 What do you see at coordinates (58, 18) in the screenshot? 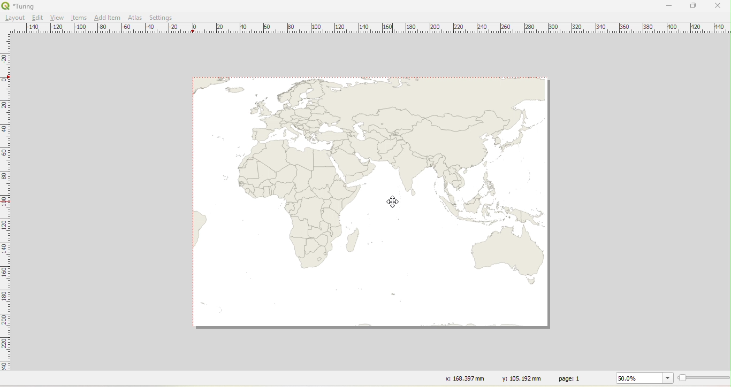
I see `View` at bounding box center [58, 18].